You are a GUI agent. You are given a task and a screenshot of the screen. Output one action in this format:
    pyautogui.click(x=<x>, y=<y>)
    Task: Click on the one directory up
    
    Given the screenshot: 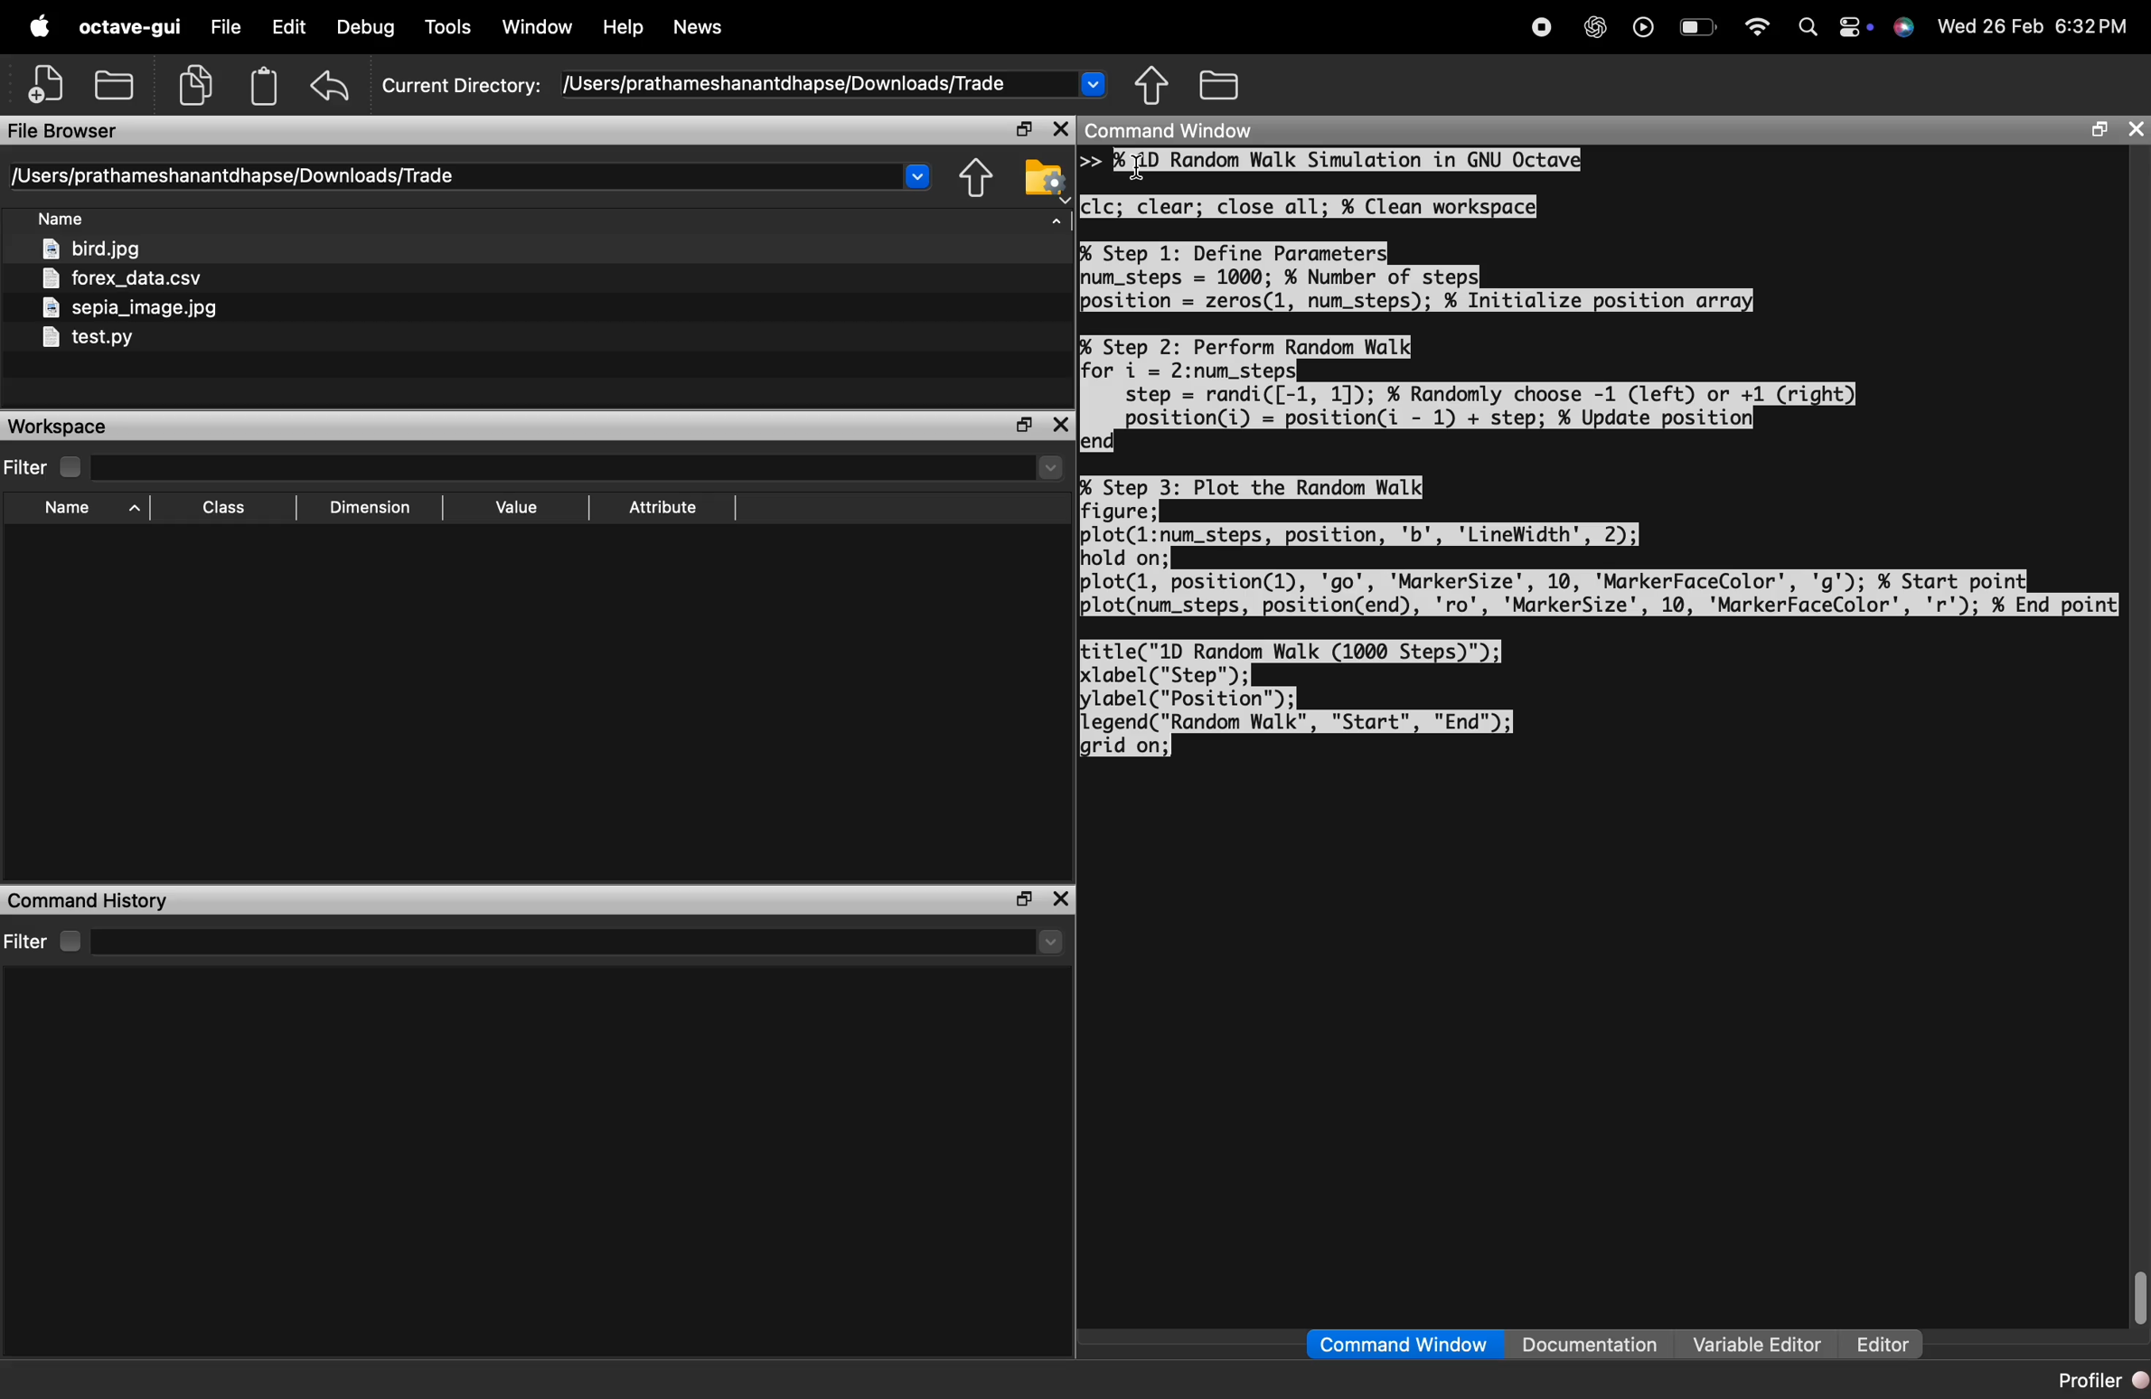 What is the action you would take?
    pyautogui.click(x=980, y=178)
    